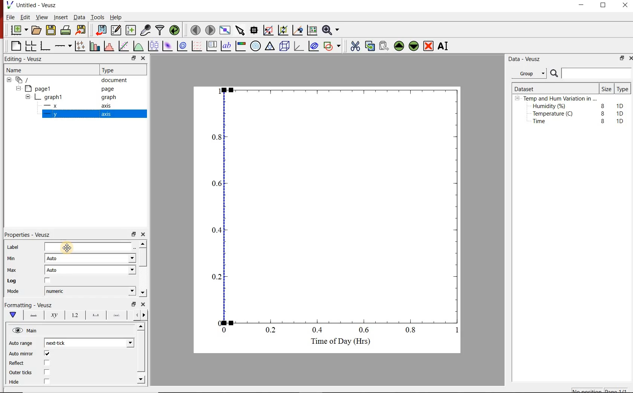 Image resolution: width=633 pixels, height=393 pixels. I want to click on 0, so click(217, 322).